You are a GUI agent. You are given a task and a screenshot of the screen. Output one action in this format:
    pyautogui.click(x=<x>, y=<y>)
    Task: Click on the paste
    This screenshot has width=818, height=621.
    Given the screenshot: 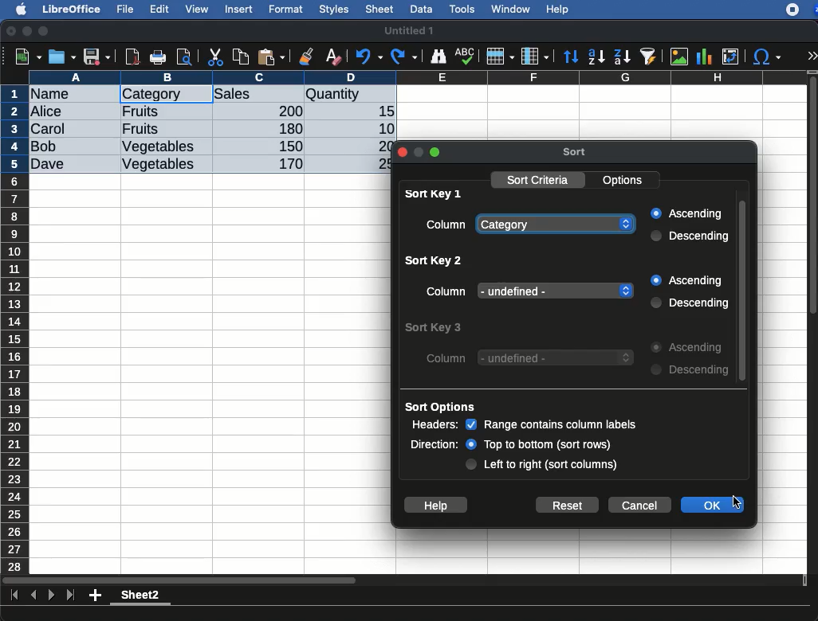 What is the action you would take?
    pyautogui.click(x=270, y=57)
    